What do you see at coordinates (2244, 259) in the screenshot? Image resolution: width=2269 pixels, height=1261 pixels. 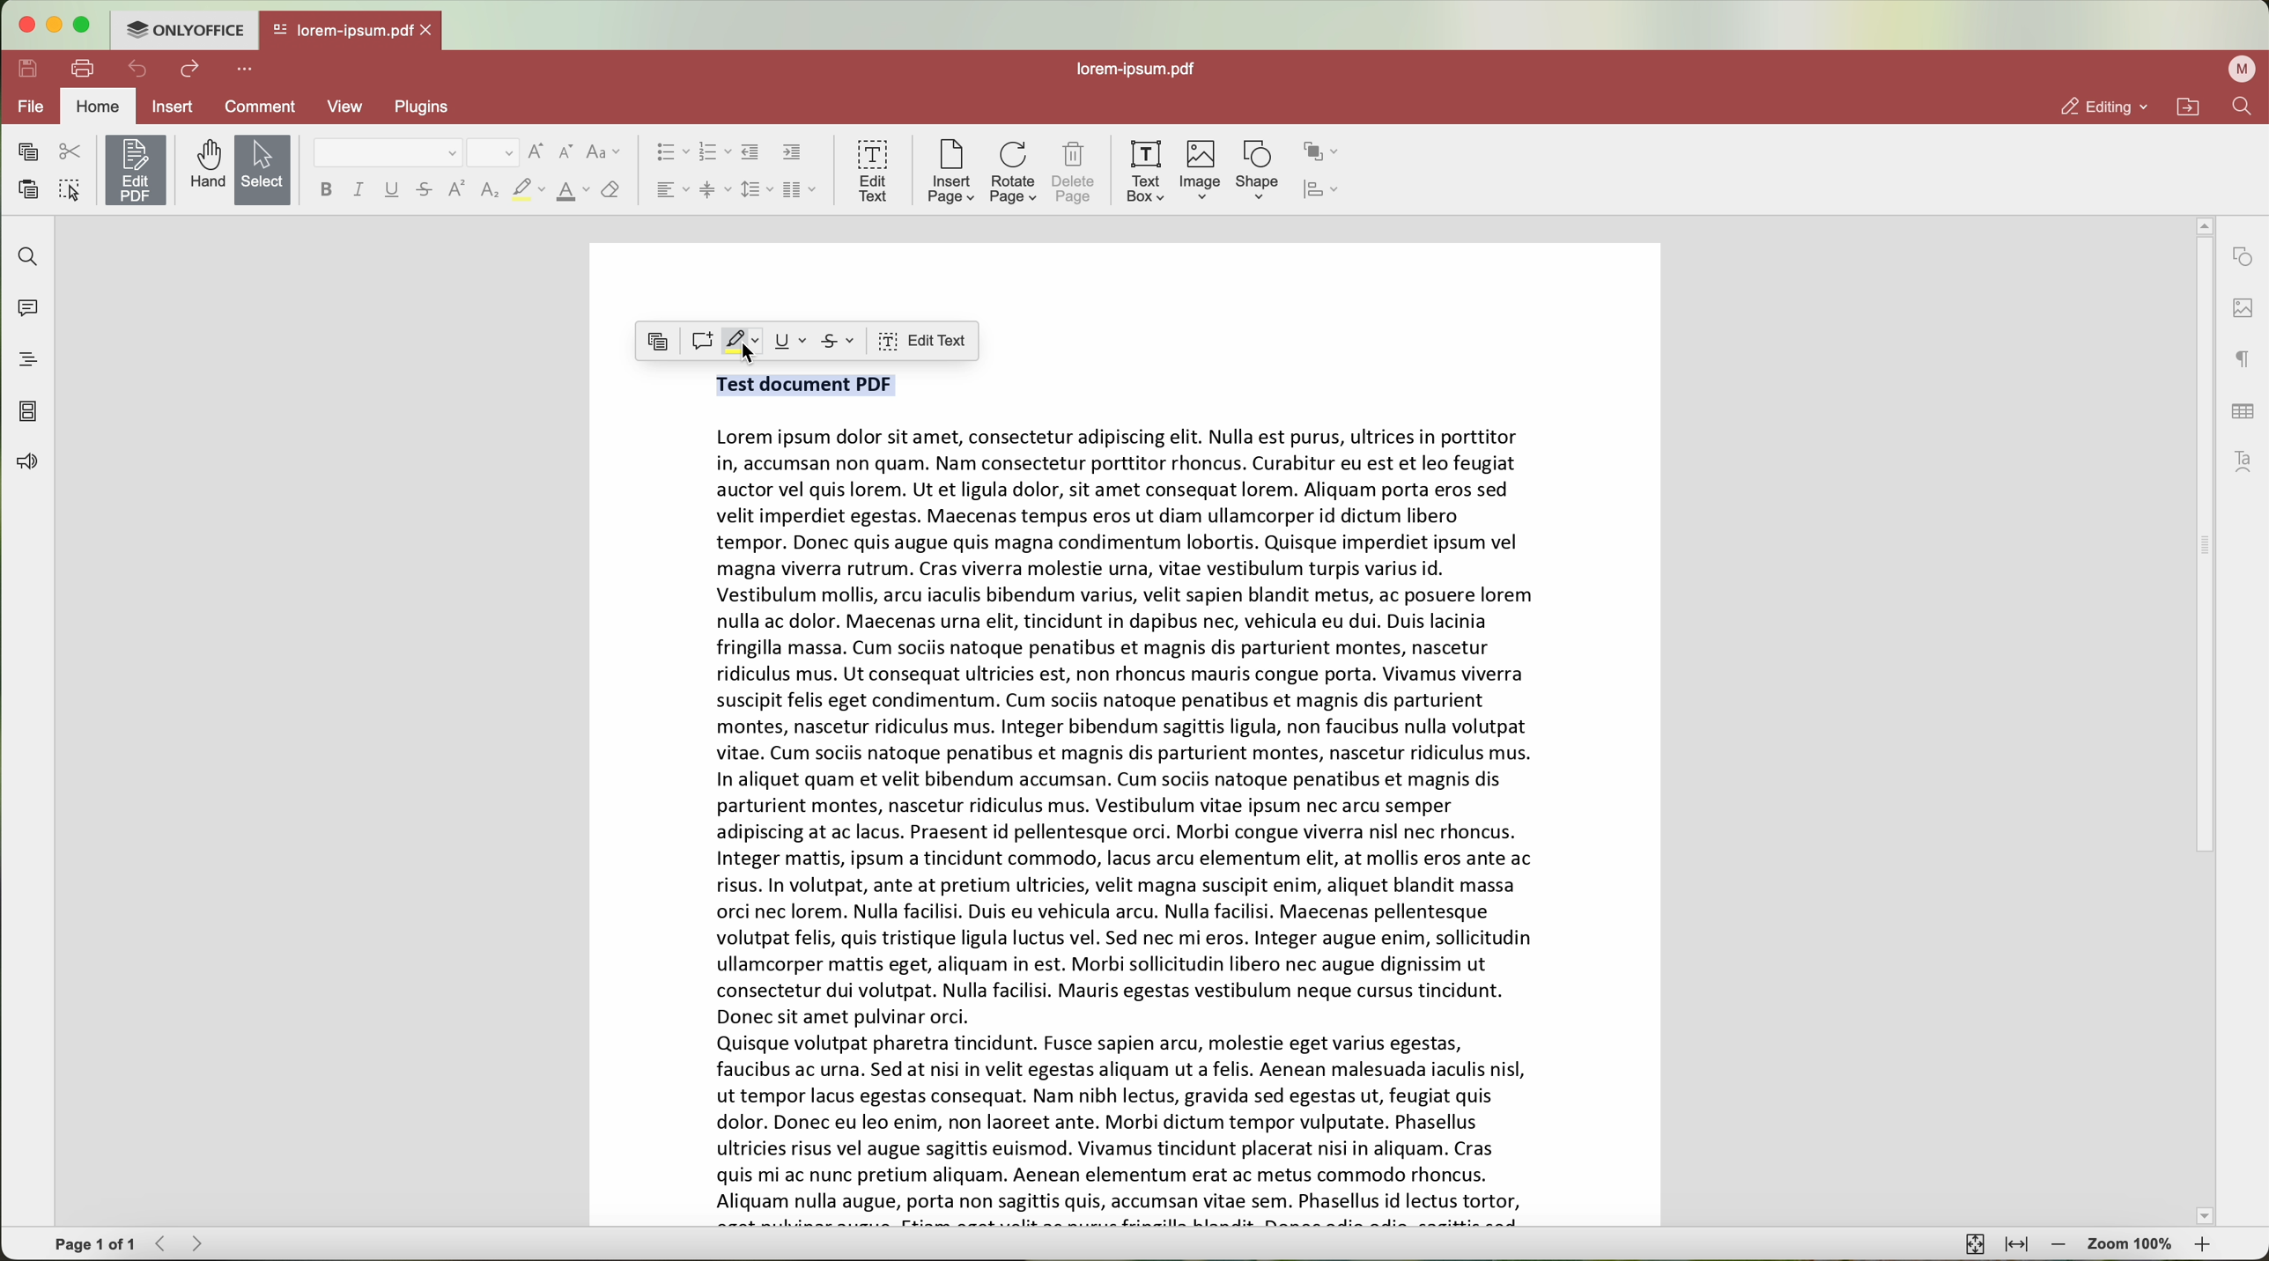 I see `shape settings` at bounding box center [2244, 259].